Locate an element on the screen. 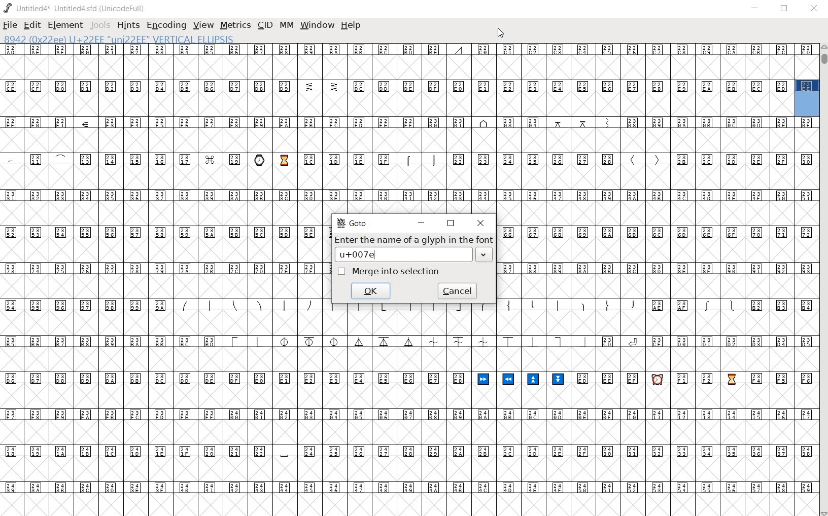 The height and width of the screenshot is (516, 828). VIEW is located at coordinates (202, 25).